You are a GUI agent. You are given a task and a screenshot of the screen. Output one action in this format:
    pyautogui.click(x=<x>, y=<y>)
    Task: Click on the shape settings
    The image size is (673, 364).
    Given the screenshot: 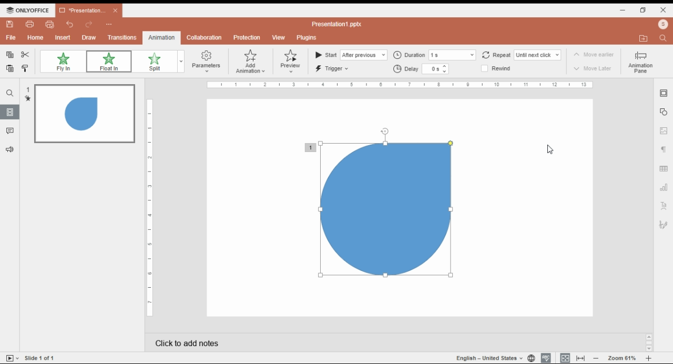 What is the action you would take?
    pyautogui.click(x=663, y=113)
    